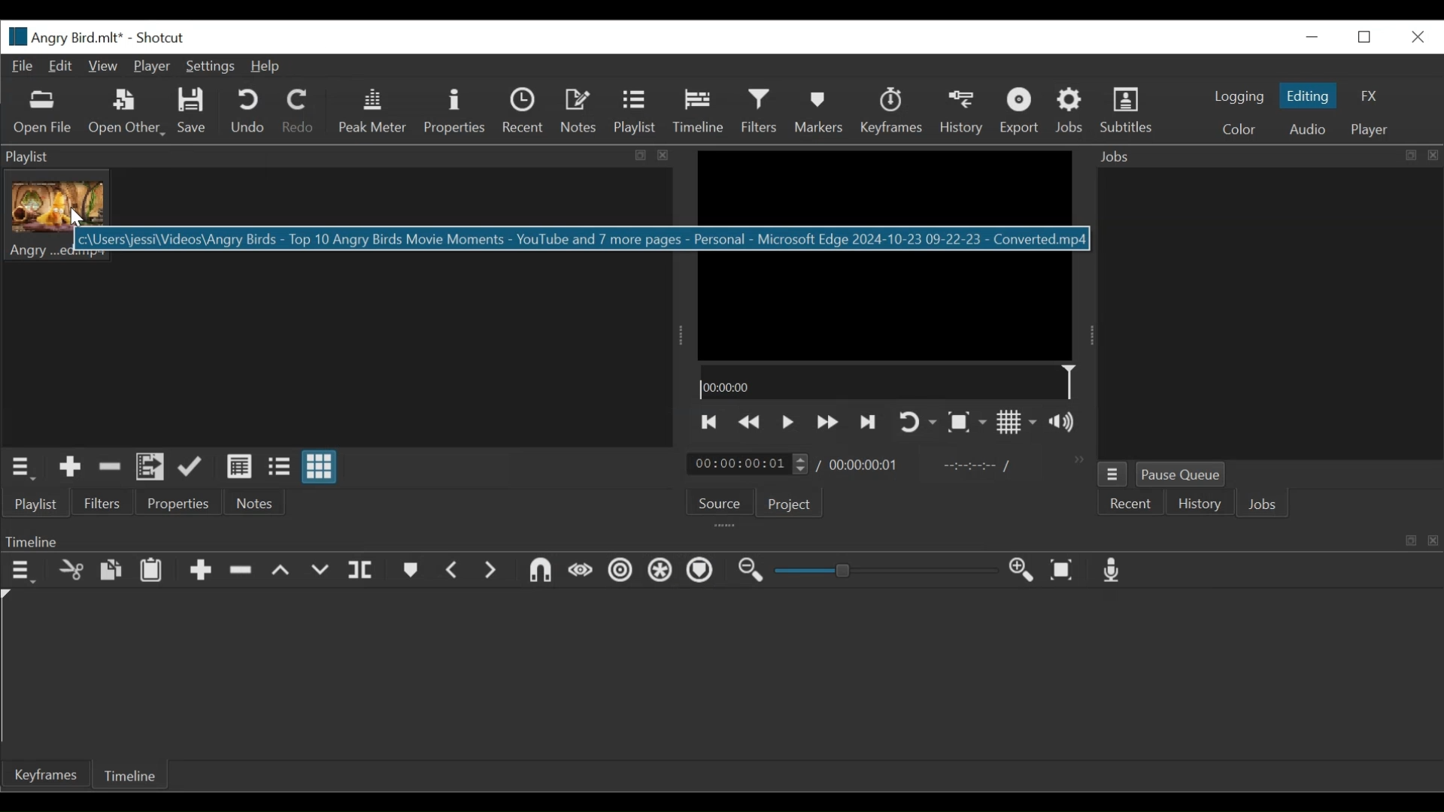 Image resolution: width=1444 pixels, height=812 pixels. I want to click on Recent, so click(1135, 505).